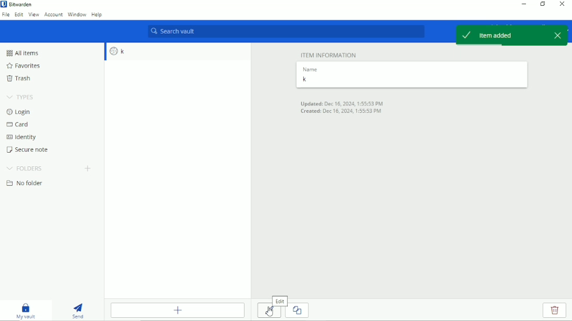 The width and height of the screenshot is (572, 321). Describe the element at coordinates (76, 15) in the screenshot. I see `Window` at that location.